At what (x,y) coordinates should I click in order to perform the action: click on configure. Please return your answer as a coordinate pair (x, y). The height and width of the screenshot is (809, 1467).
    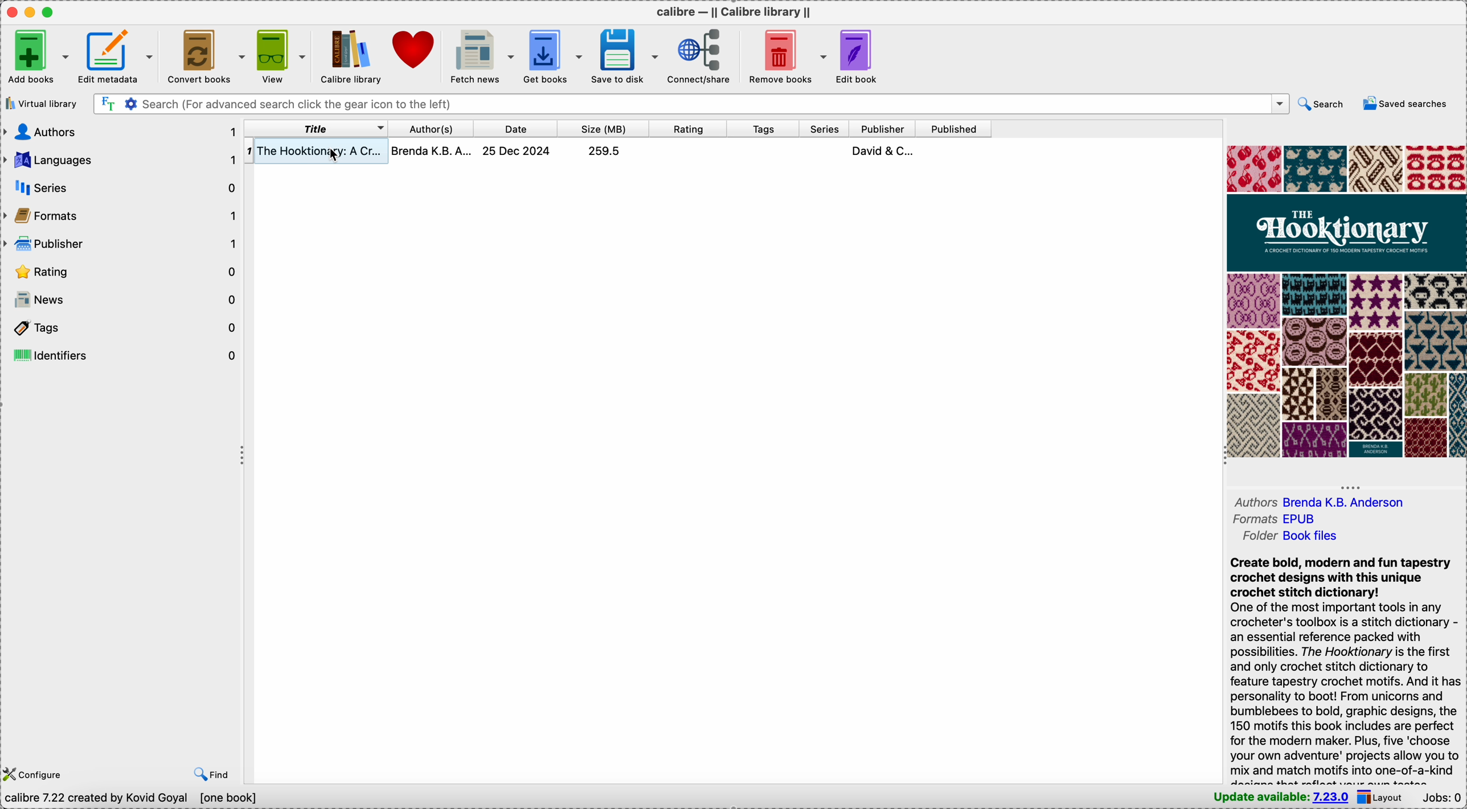
    Looking at the image, I should click on (36, 773).